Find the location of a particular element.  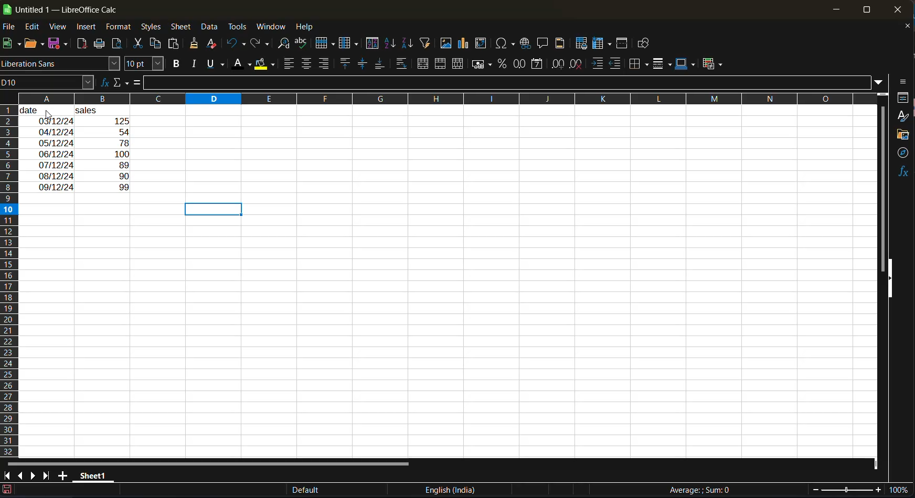

data is located at coordinates (210, 27).